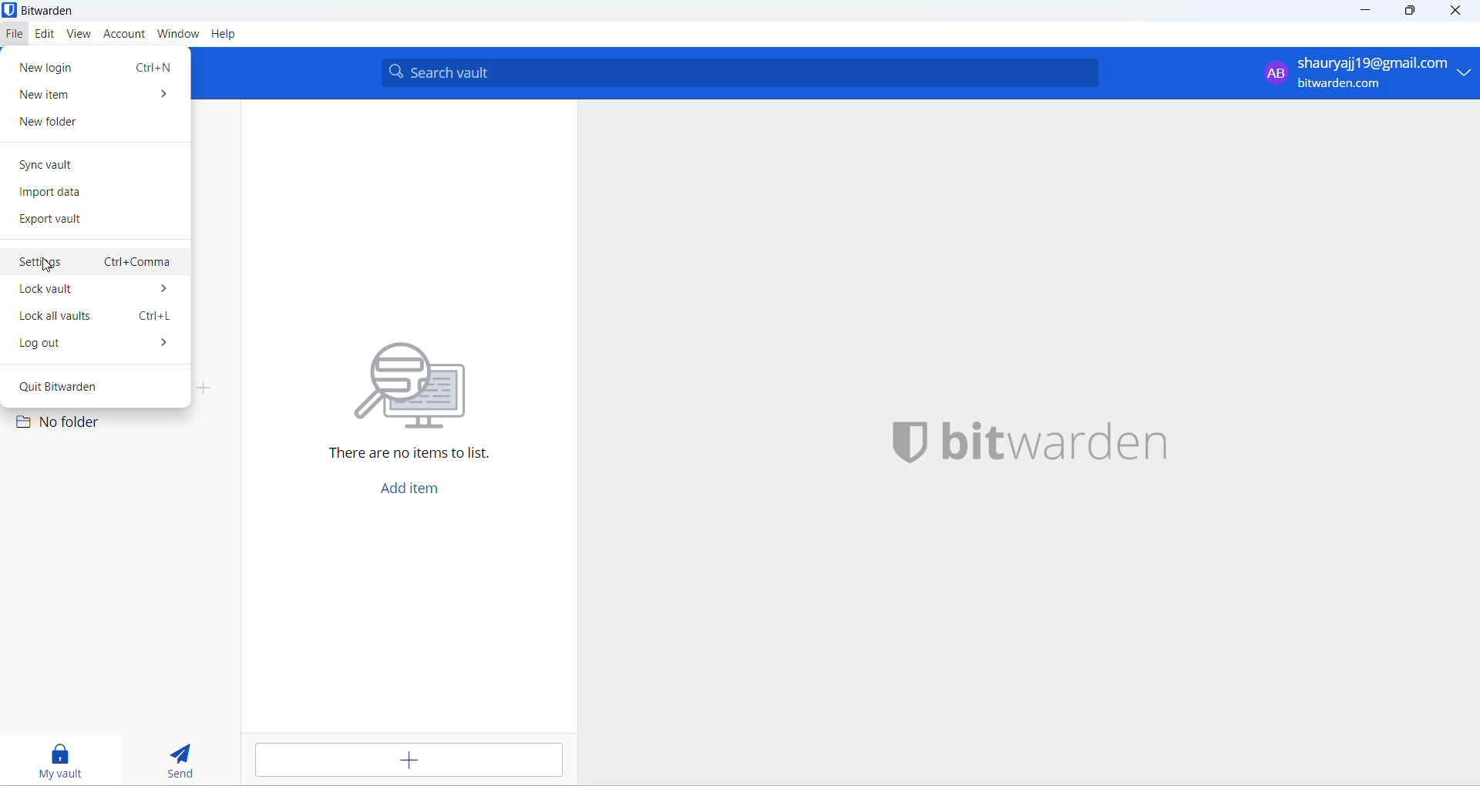  Describe the element at coordinates (66, 423) in the screenshot. I see `No folder` at that location.